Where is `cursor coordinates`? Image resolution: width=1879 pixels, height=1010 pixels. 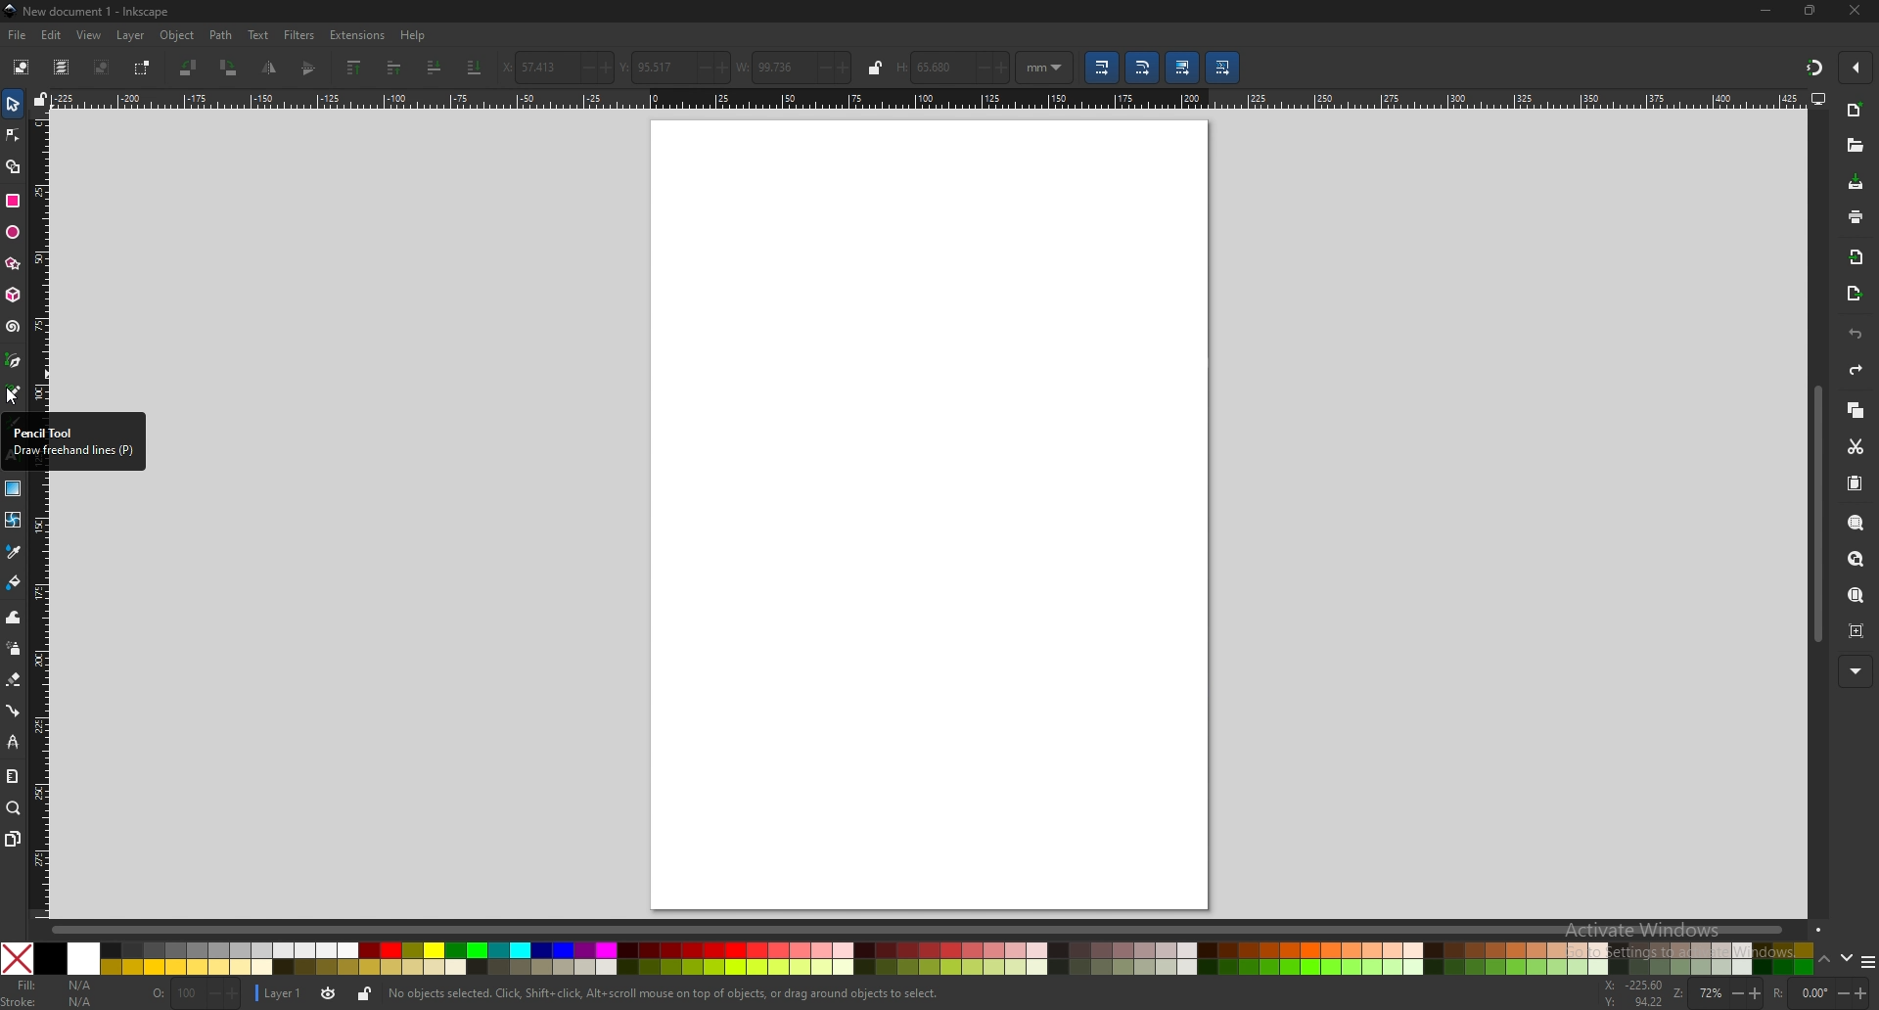 cursor coordinates is located at coordinates (1635, 992).